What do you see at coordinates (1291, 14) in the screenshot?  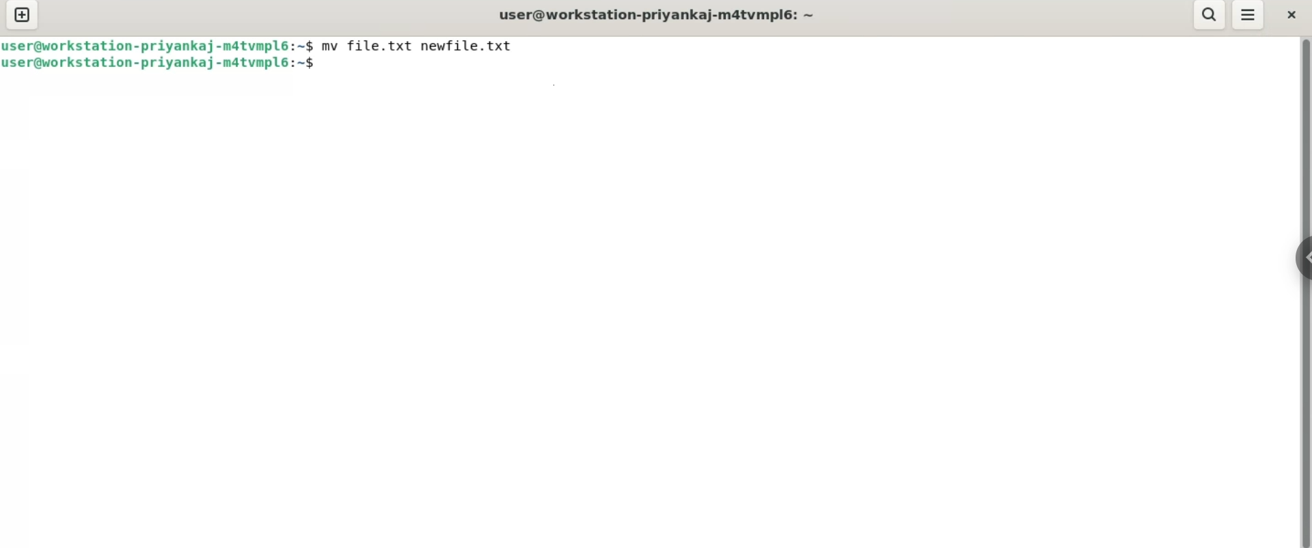 I see `close` at bounding box center [1291, 14].